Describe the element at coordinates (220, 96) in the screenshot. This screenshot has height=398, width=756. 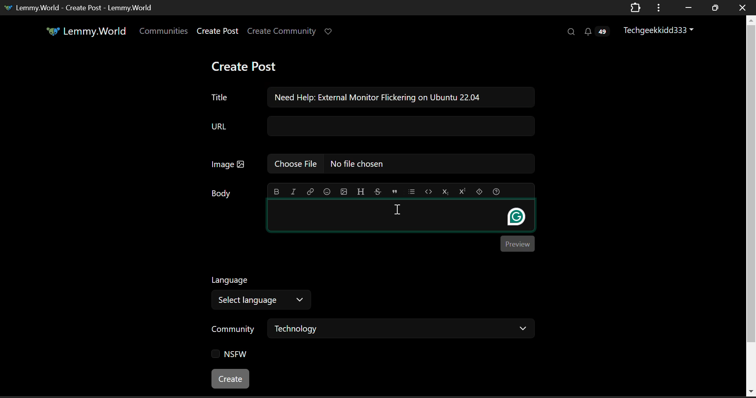
I see `Post Title Textbox Field` at that location.